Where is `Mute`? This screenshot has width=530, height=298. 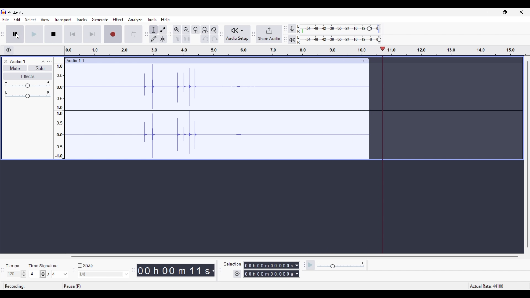 Mute is located at coordinates (15, 68).